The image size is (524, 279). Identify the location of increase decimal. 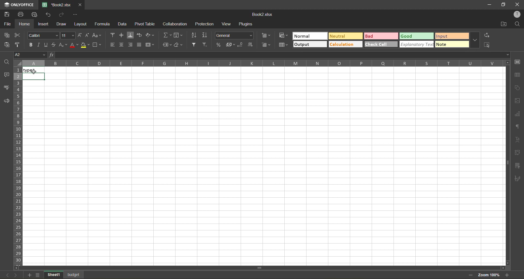
(251, 45).